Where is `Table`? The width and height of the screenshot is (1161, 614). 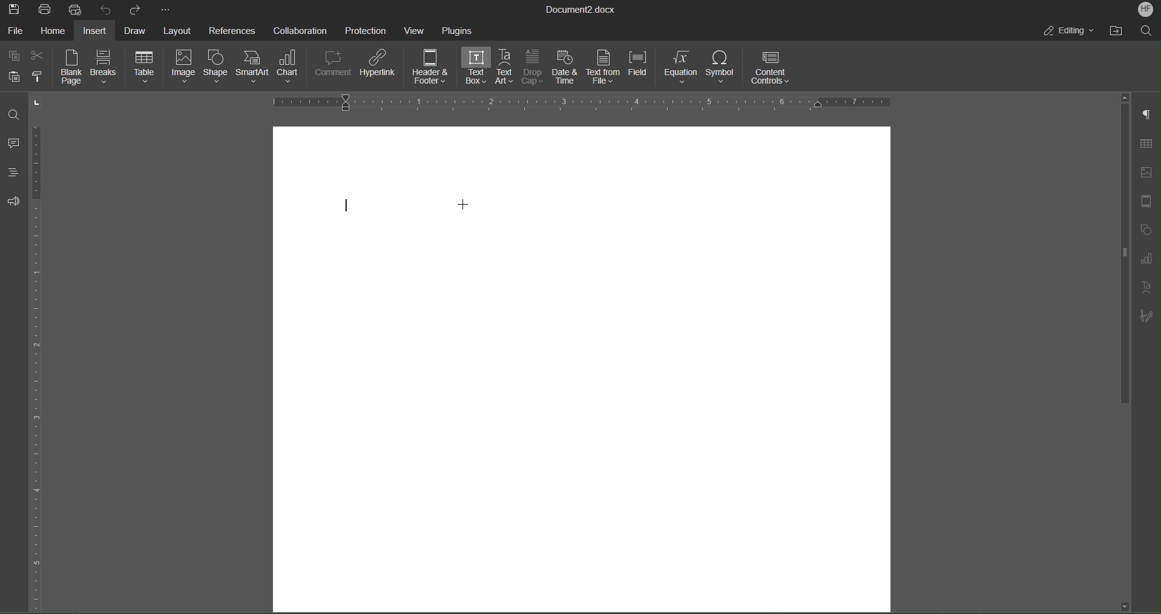 Table is located at coordinates (145, 68).